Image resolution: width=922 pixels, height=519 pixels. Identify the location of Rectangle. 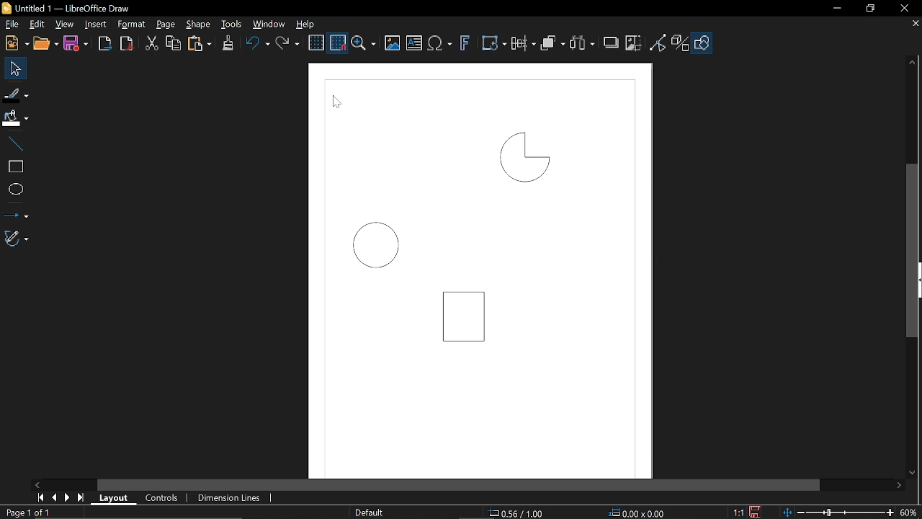
(467, 315).